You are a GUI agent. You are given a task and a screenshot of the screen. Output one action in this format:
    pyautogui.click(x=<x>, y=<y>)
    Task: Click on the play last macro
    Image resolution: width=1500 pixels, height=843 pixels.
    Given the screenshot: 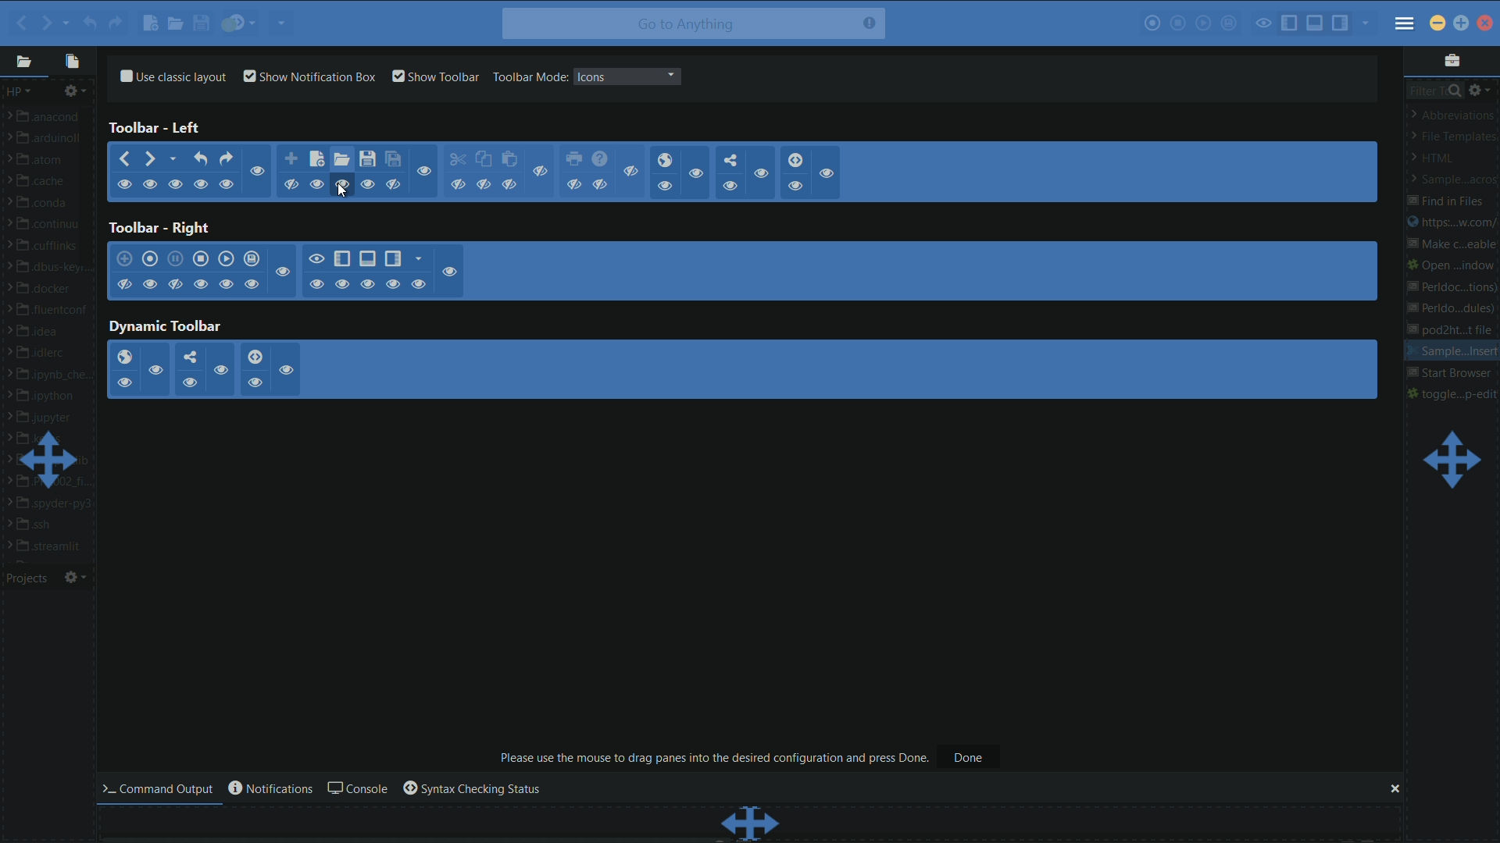 What is the action you would take?
    pyautogui.click(x=1203, y=23)
    